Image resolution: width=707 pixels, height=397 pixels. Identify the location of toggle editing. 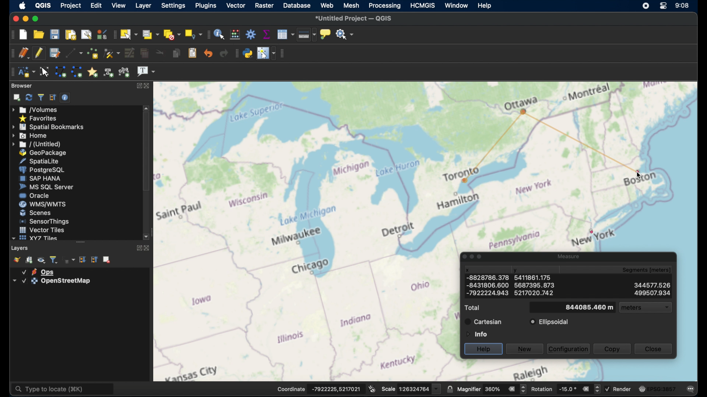
(39, 53).